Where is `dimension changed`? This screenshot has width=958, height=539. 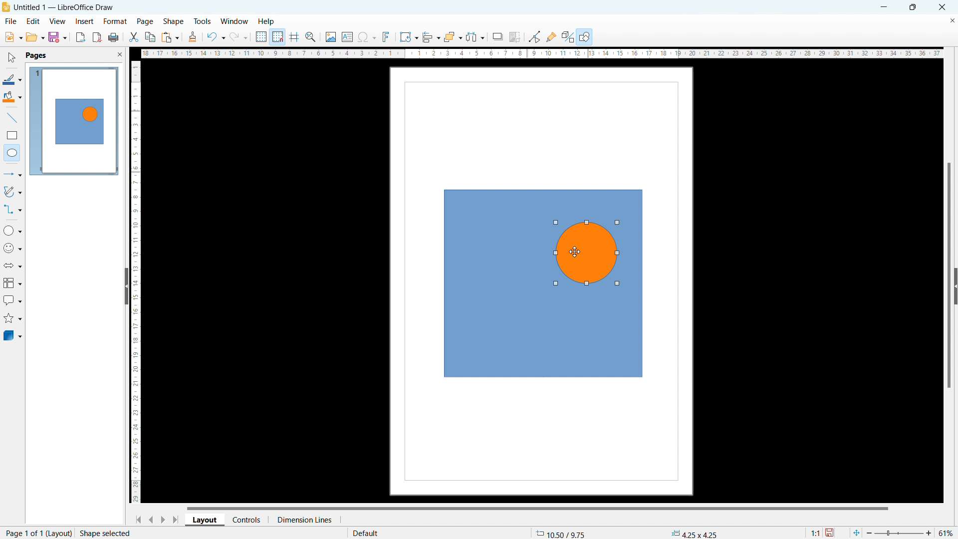
dimension changed is located at coordinates (694, 533).